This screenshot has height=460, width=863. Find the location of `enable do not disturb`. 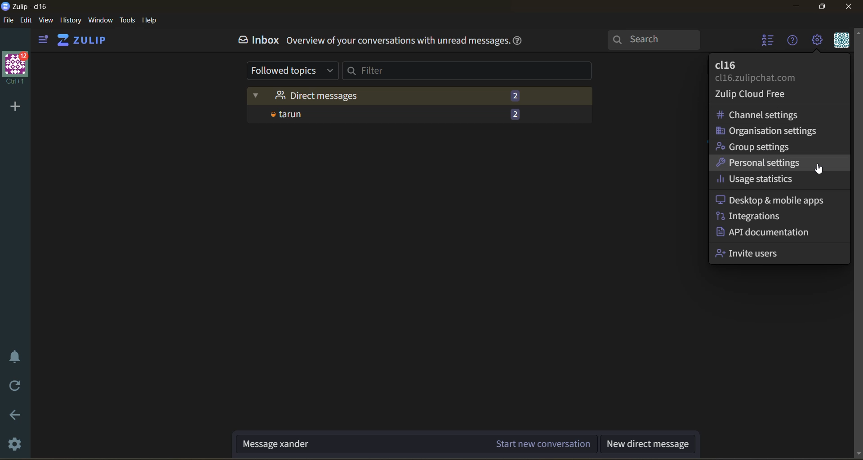

enable do not disturb is located at coordinates (15, 357).